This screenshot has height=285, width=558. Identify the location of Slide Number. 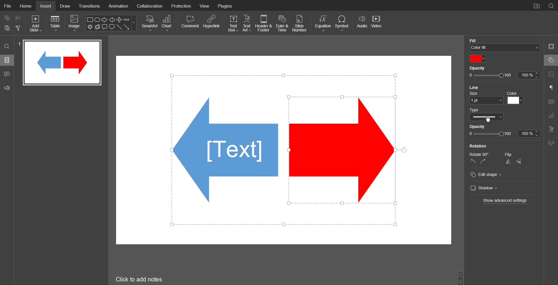
(301, 23).